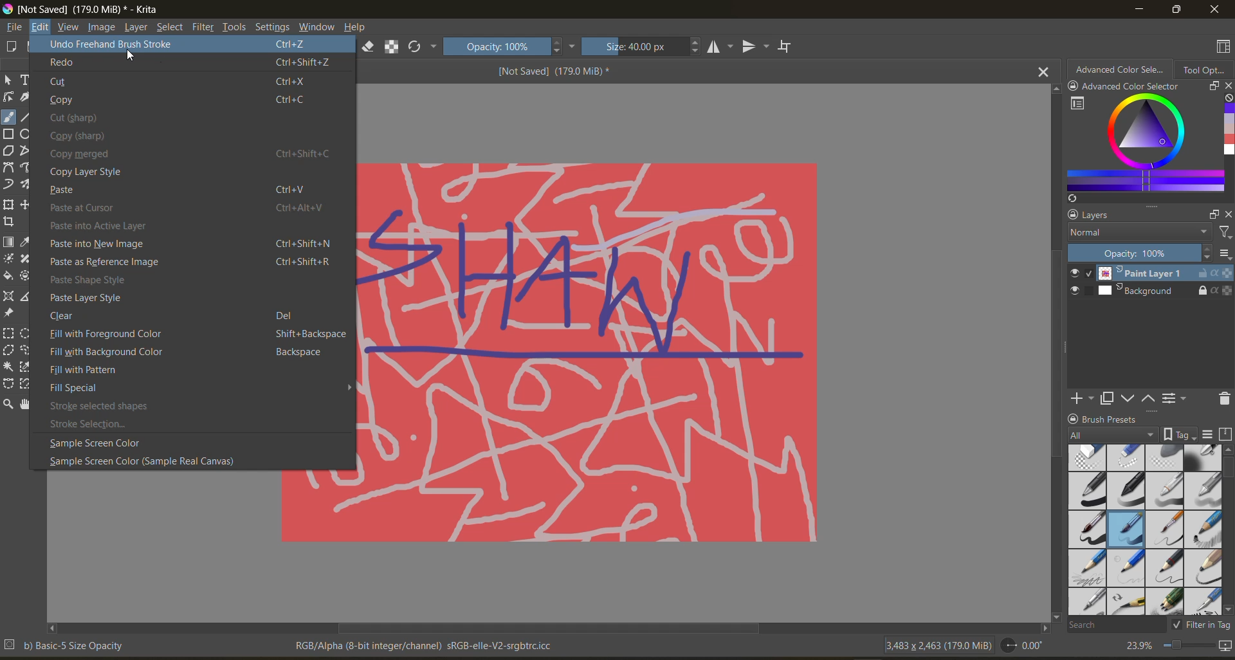 This screenshot has height=660, width=1235. Describe the element at coordinates (9, 296) in the screenshot. I see `Assistant tool` at that location.